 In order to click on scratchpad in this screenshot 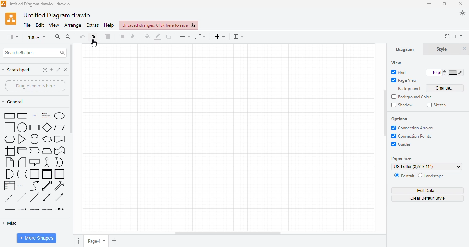, I will do `click(16, 70)`.